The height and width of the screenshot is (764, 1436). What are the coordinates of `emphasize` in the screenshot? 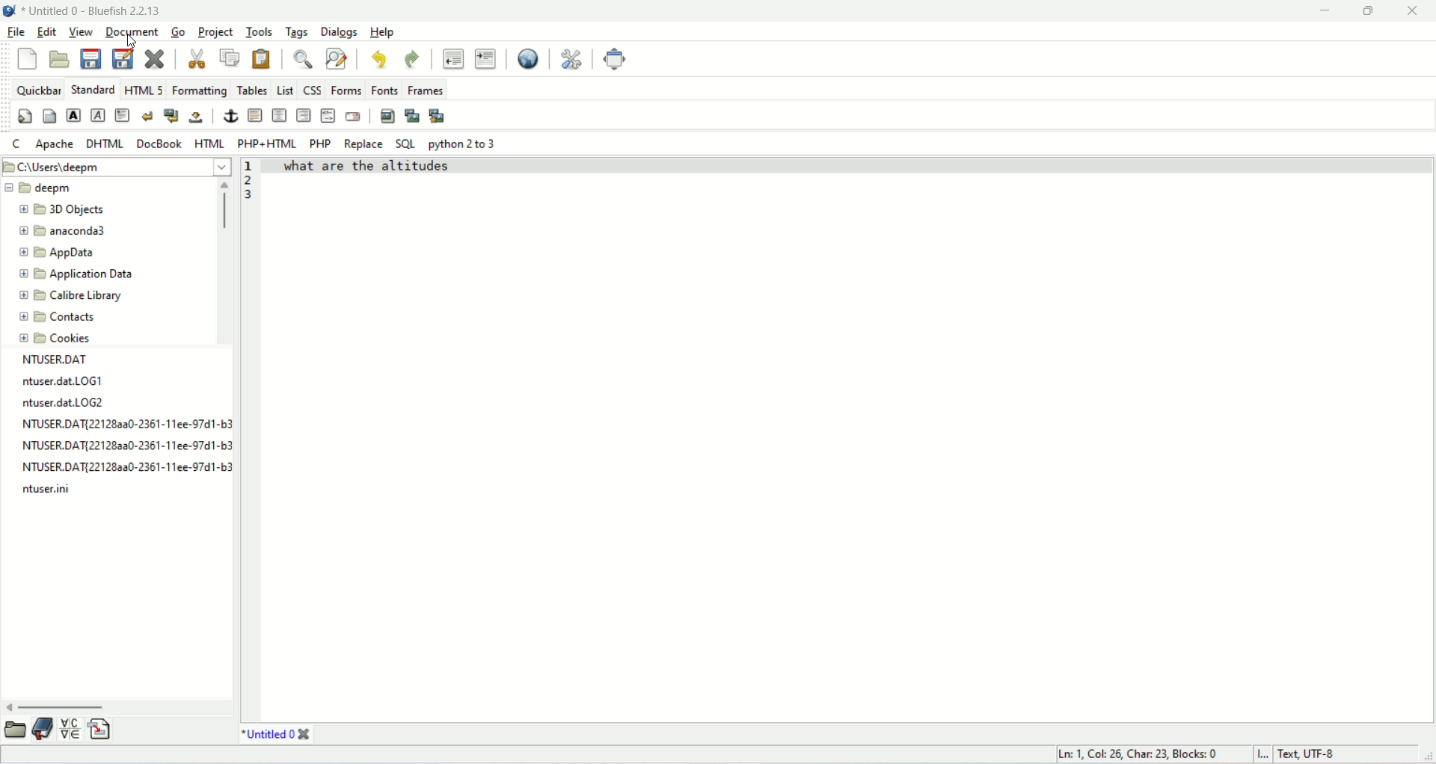 It's located at (99, 115).